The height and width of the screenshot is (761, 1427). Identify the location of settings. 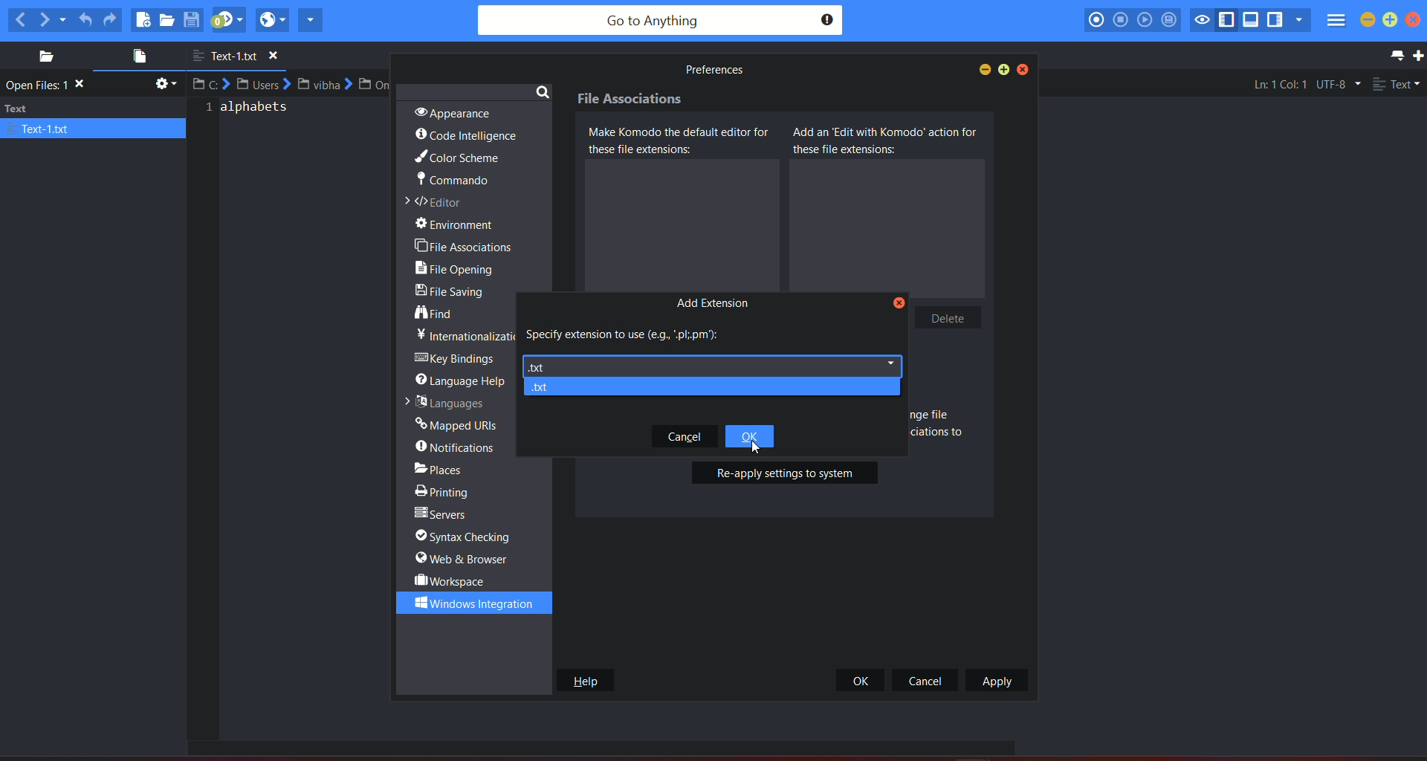
(164, 86).